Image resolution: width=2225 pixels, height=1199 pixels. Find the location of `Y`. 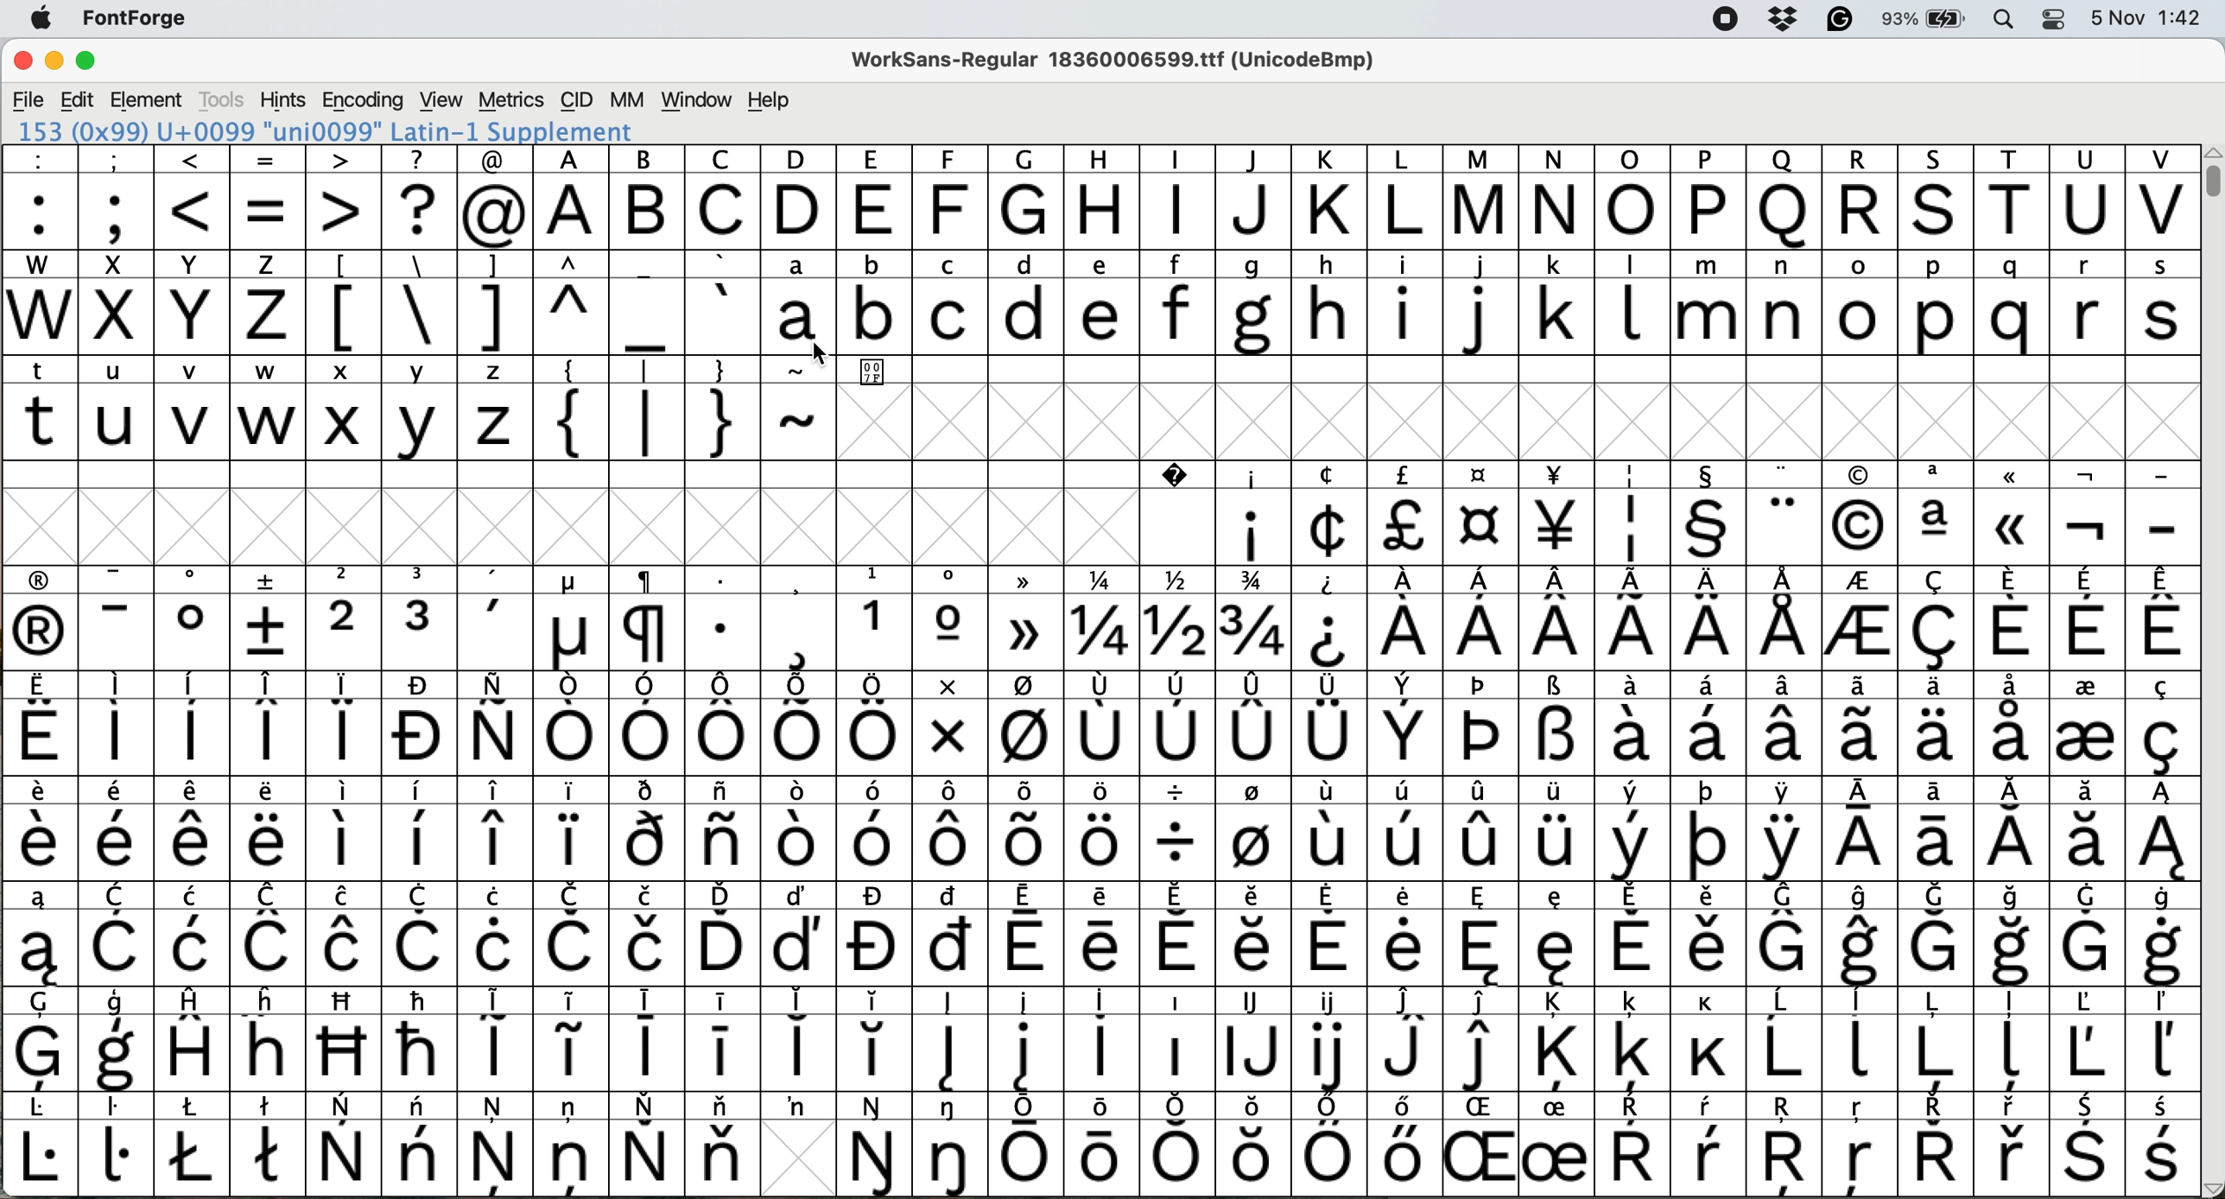

Y is located at coordinates (194, 302).